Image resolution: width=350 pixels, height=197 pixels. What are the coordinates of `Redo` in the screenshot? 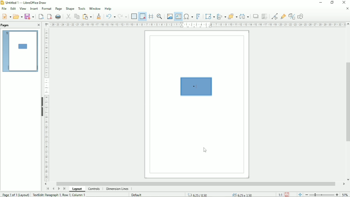 It's located at (123, 16).